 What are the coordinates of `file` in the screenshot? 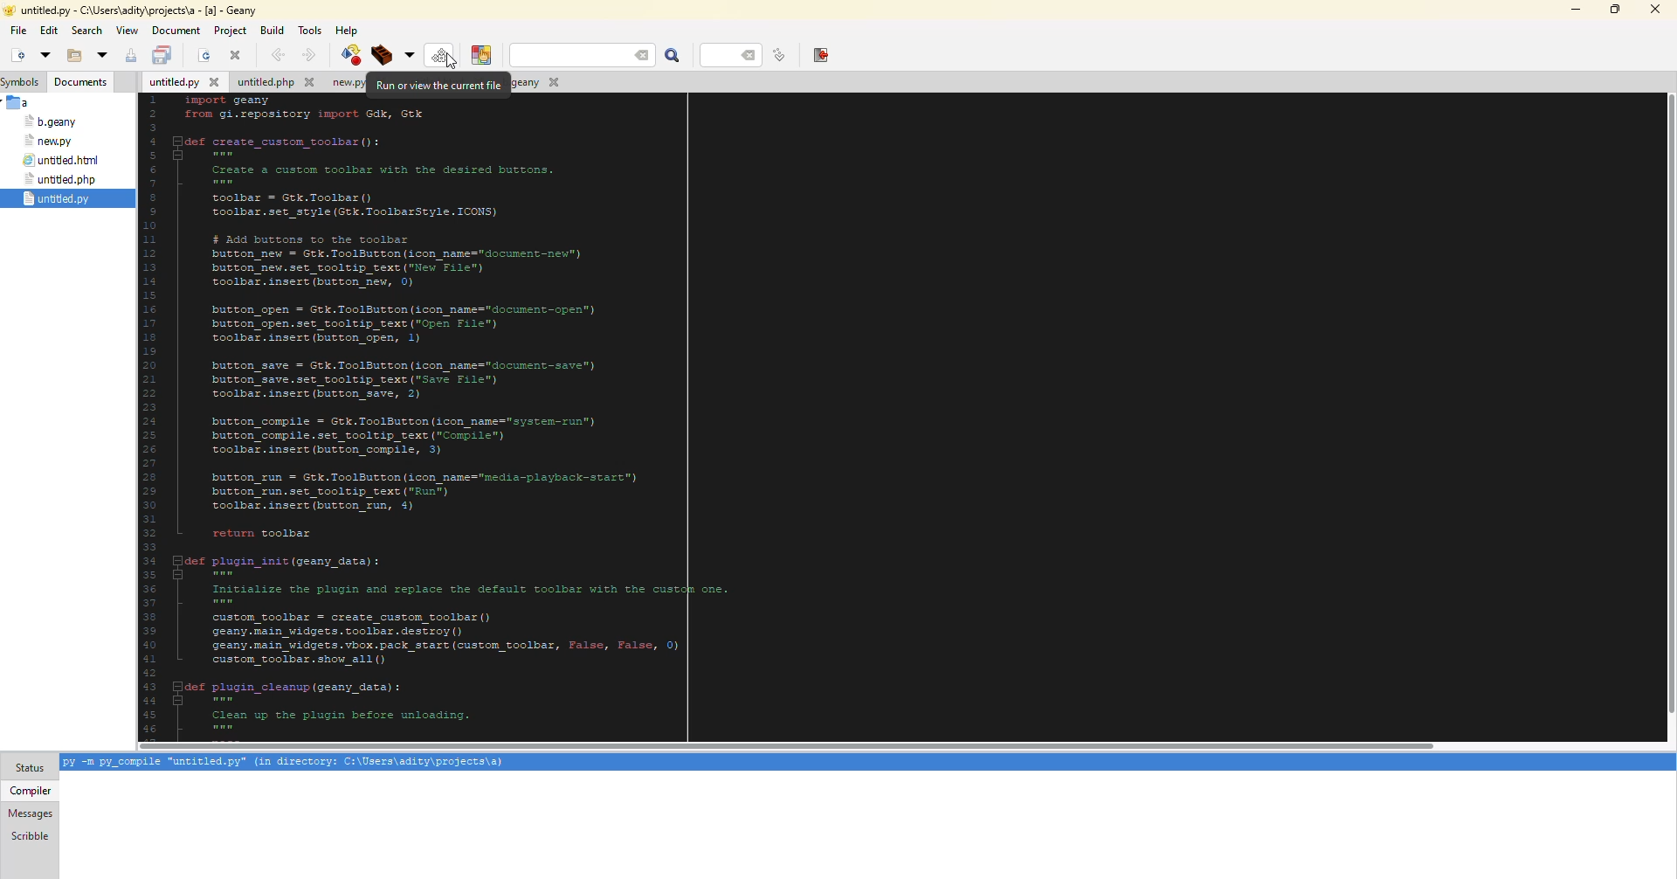 It's located at (338, 83).